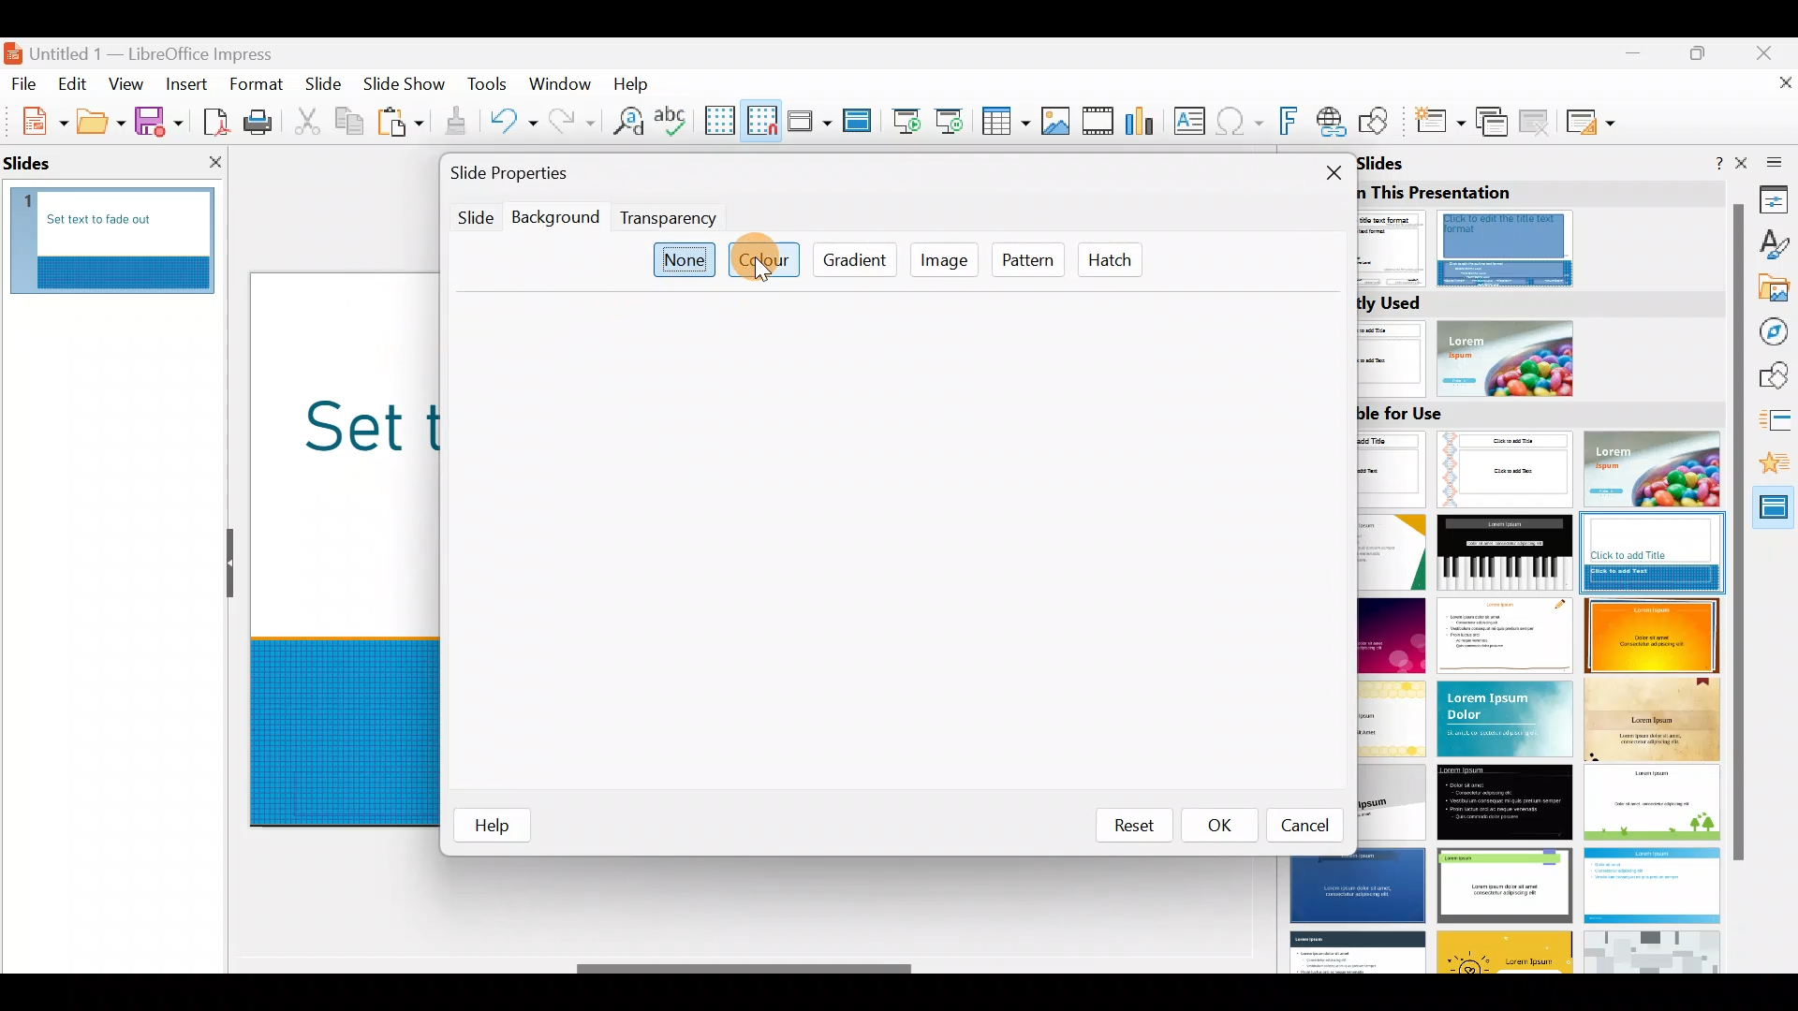  What do you see at coordinates (124, 244) in the screenshot?
I see `Slide pane` at bounding box center [124, 244].